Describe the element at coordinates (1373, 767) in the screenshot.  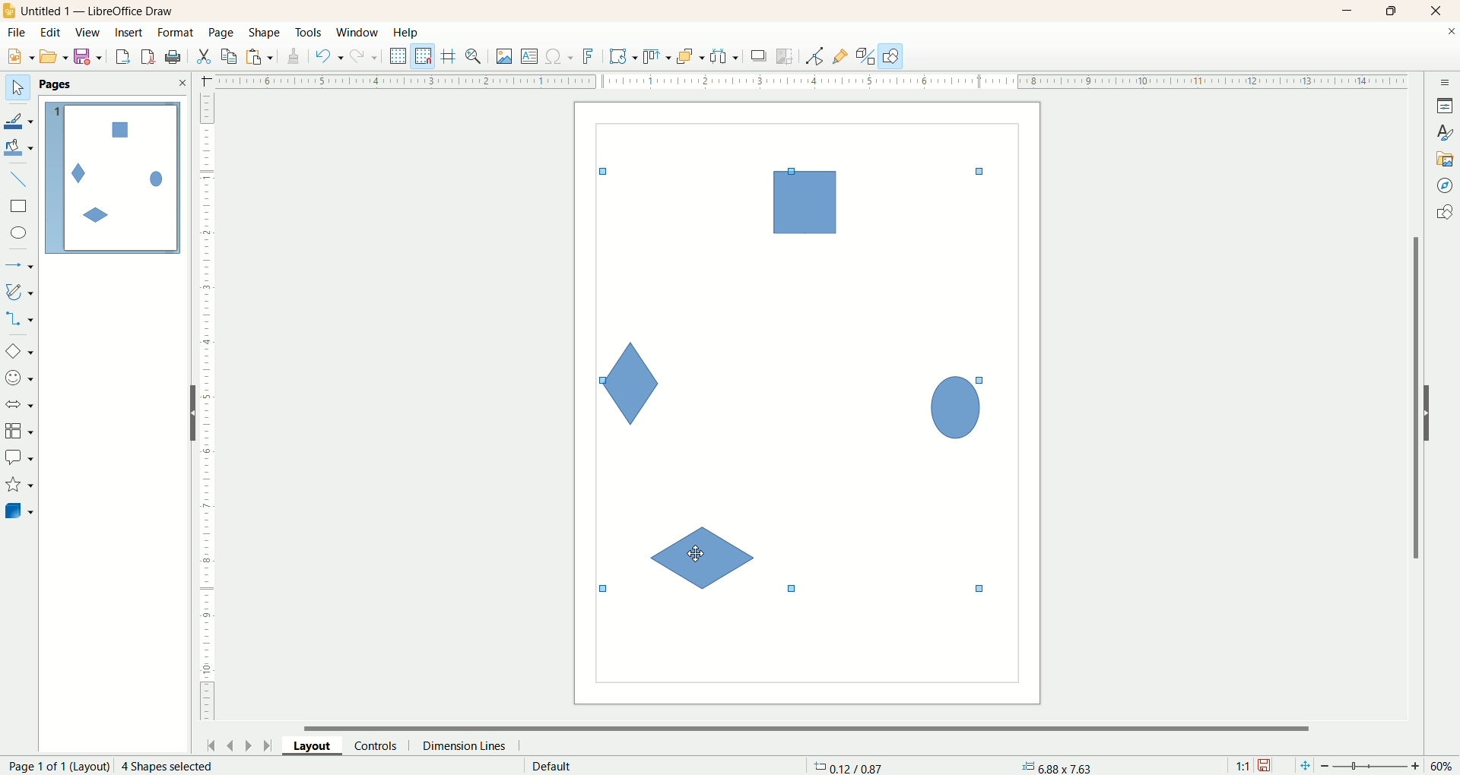
I see `zoom factor` at that location.